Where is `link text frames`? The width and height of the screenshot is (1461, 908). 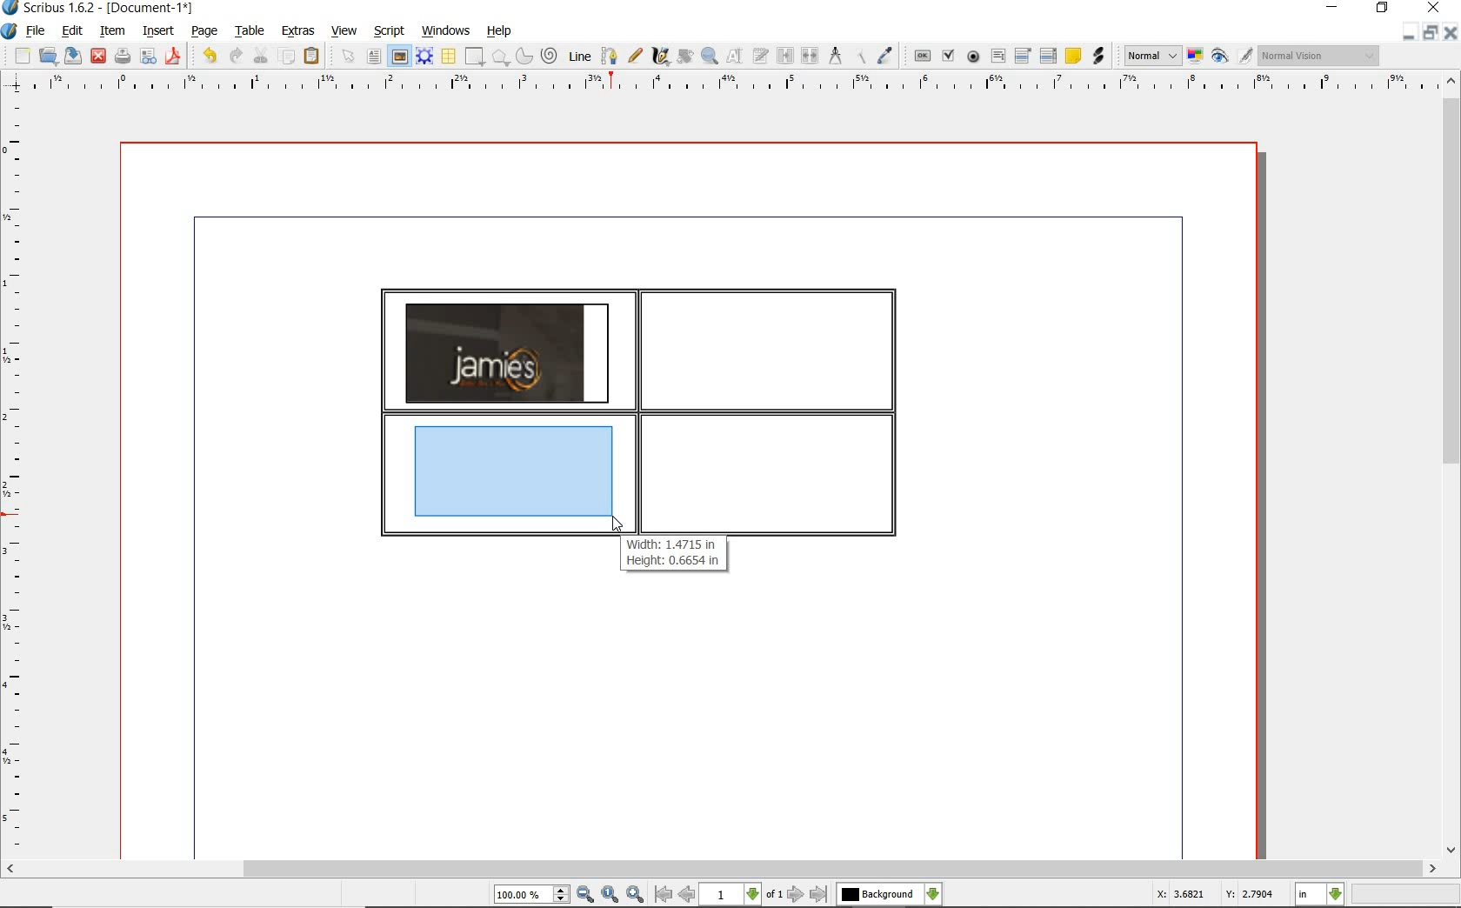
link text frames is located at coordinates (786, 56).